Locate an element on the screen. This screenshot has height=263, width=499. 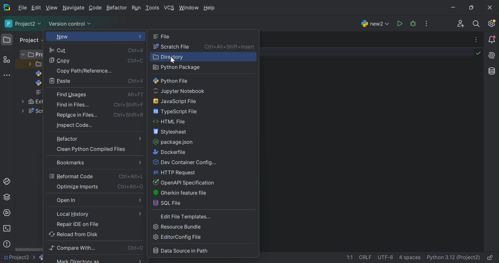
Python 3.12 (Project) is located at coordinates (454, 258).